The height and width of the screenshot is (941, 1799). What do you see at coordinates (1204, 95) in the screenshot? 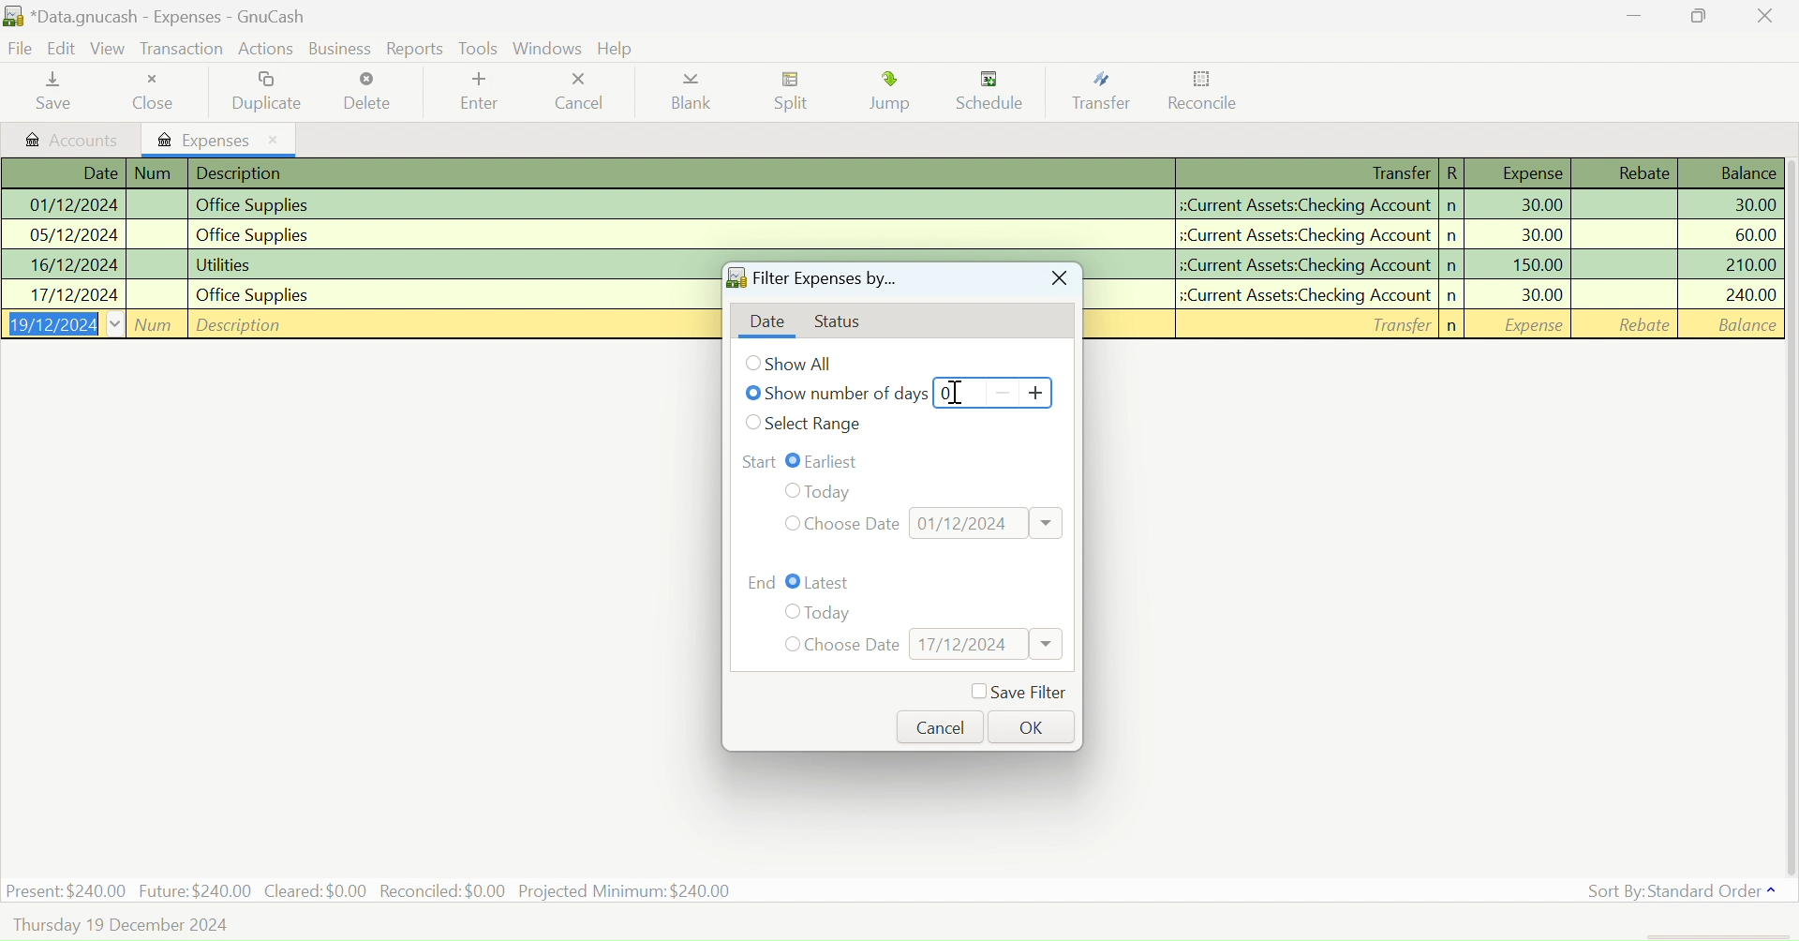
I see `Reconcile` at bounding box center [1204, 95].